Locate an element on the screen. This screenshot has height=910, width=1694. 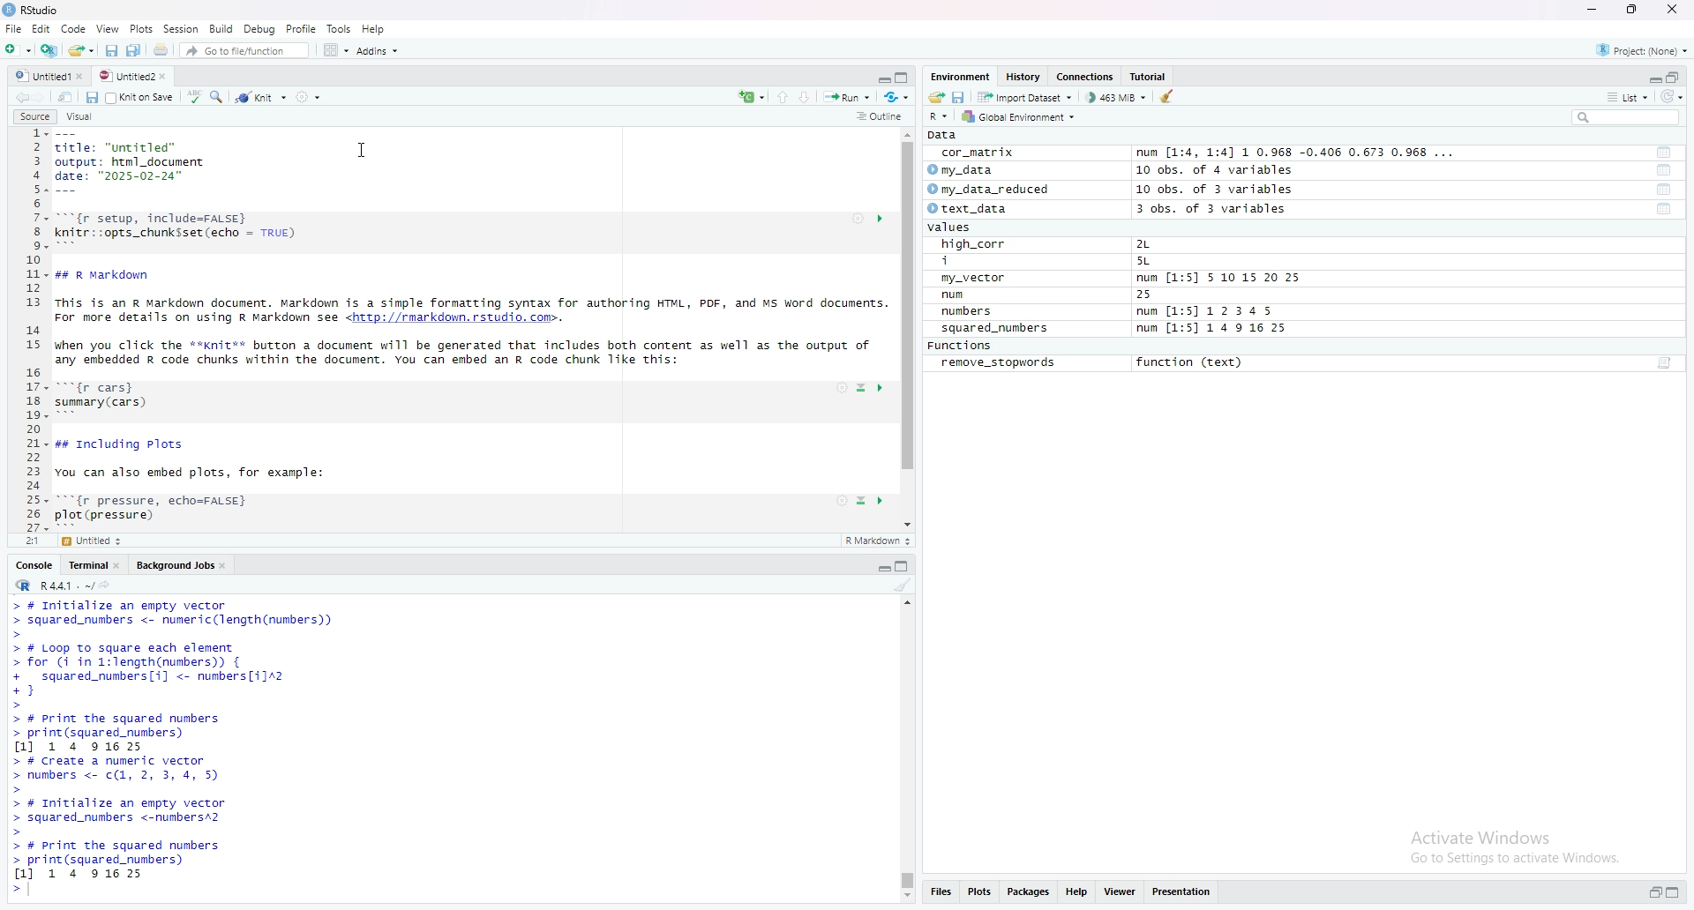
Plots is located at coordinates (981, 892).